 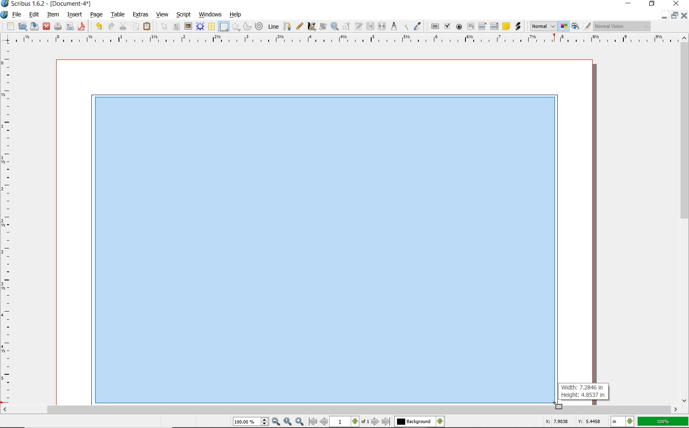 What do you see at coordinates (70, 27) in the screenshot?
I see `preflight verifier` at bounding box center [70, 27].